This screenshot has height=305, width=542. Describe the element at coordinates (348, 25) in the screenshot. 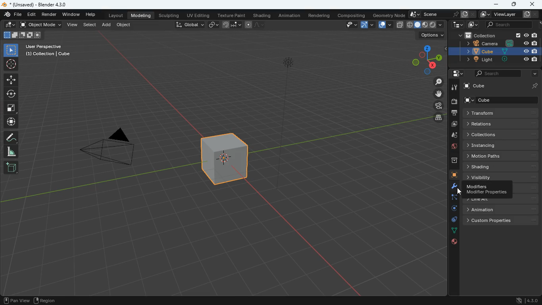

I see `view` at that location.